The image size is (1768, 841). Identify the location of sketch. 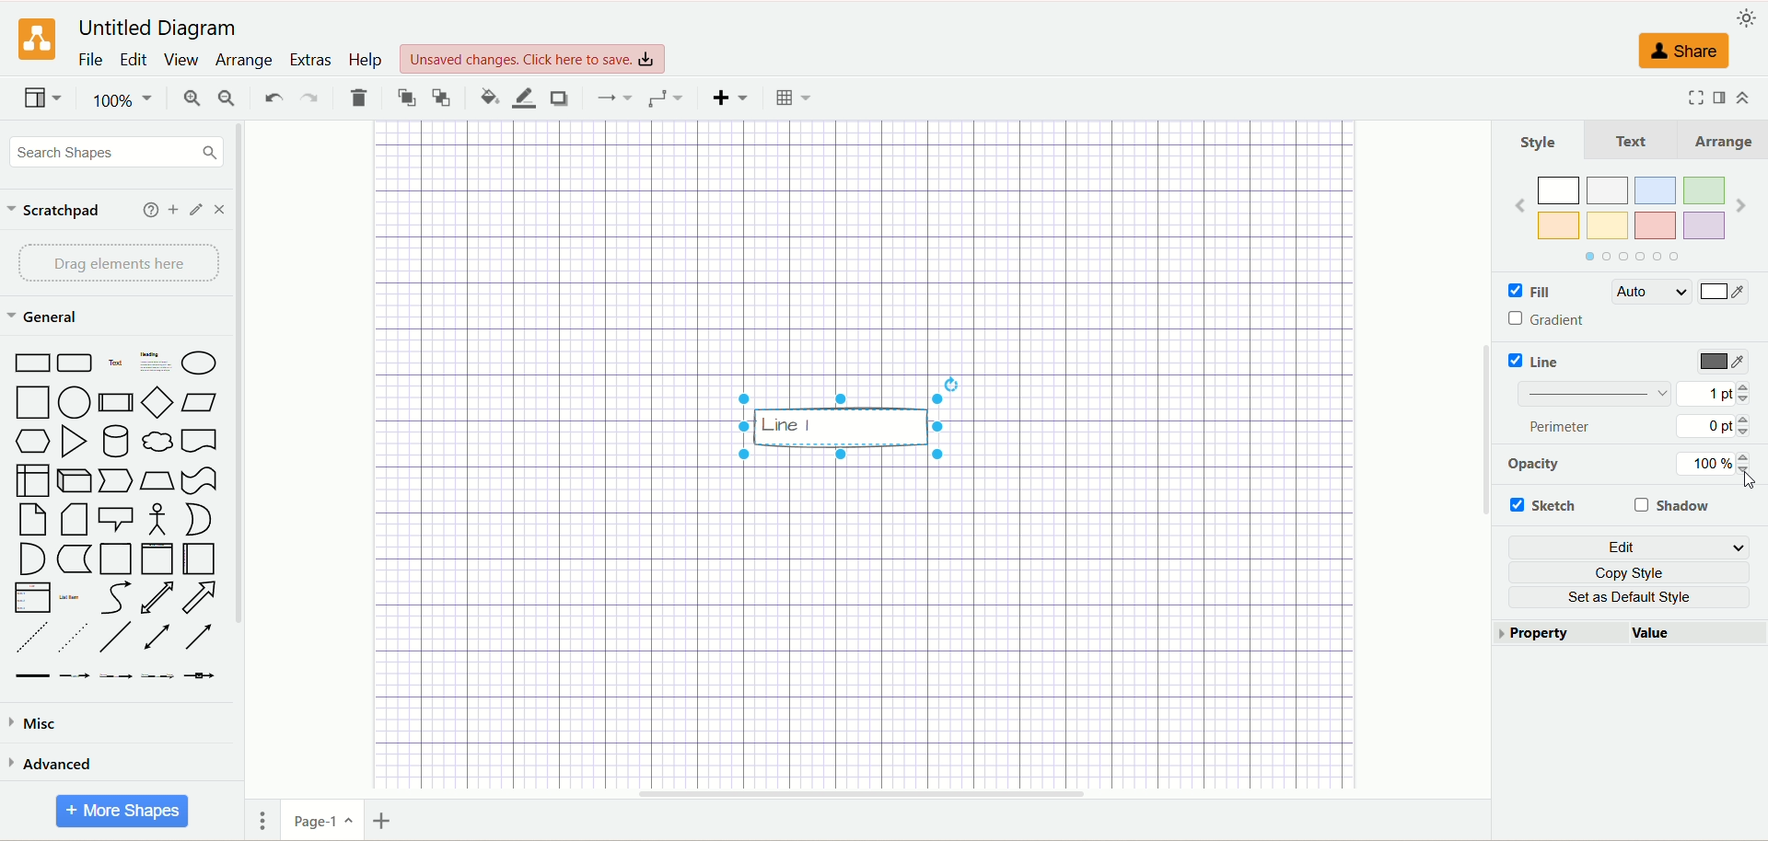
(1546, 503).